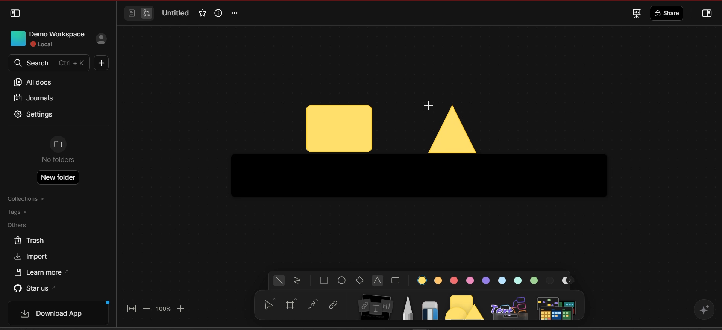 The image size is (722, 330). Describe the element at coordinates (378, 281) in the screenshot. I see `triangle` at that location.